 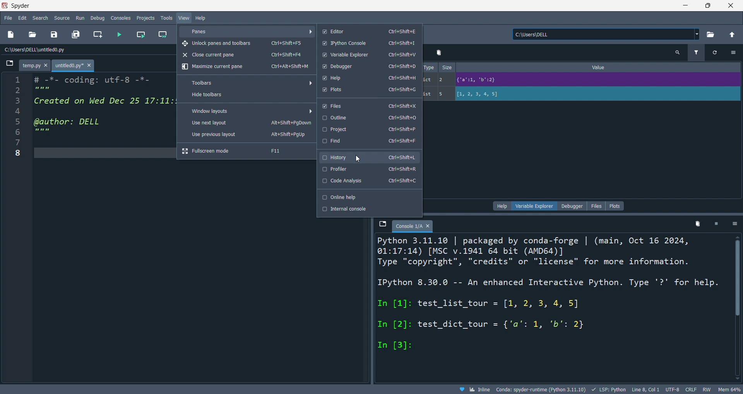 I want to click on run file, so click(x=119, y=35).